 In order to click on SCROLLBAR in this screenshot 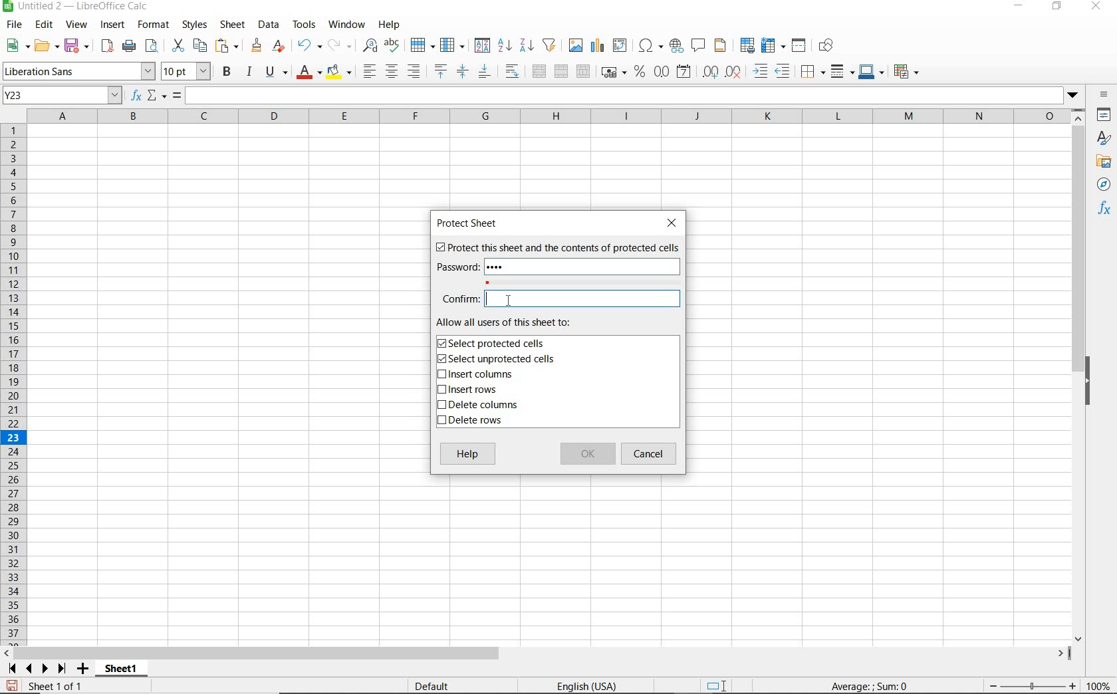, I will do `click(1078, 376)`.